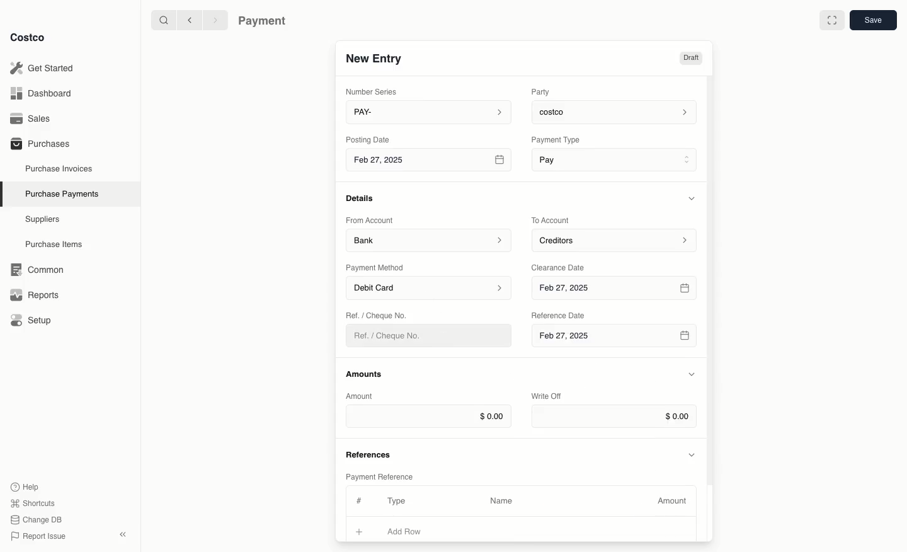 This screenshot has width=907, height=552. I want to click on Feb 27, 2025, so click(430, 162).